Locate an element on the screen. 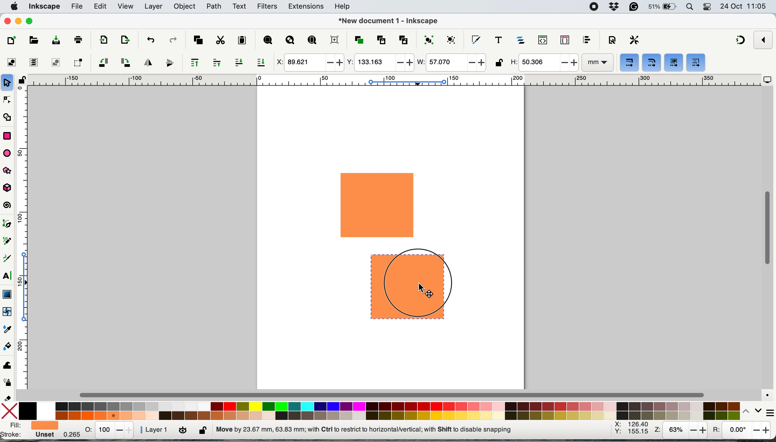 The image size is (776, 442). x coordinate is located at coordinates (309, 63).